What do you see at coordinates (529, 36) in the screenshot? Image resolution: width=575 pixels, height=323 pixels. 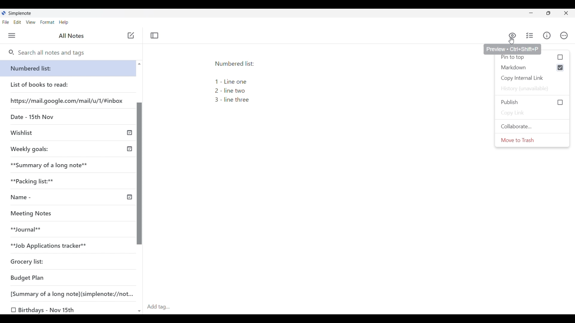 I see `Insert checklist` at bounding box center [529, 36].